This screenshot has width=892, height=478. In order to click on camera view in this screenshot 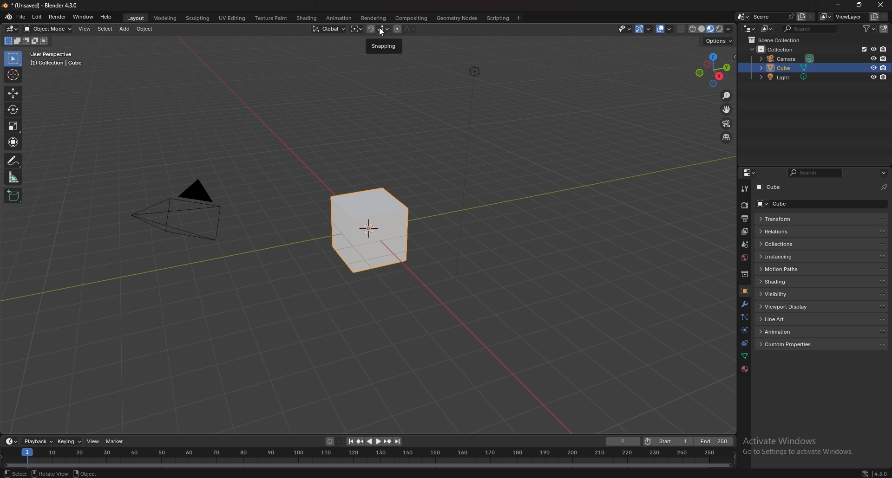, I will do `click(727, 123)`.